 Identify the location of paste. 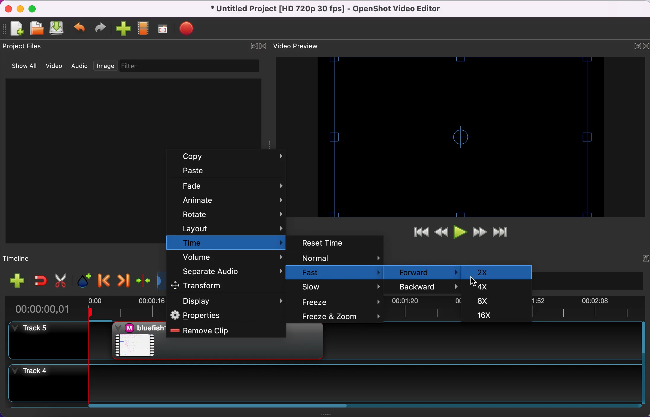
(229, 172).